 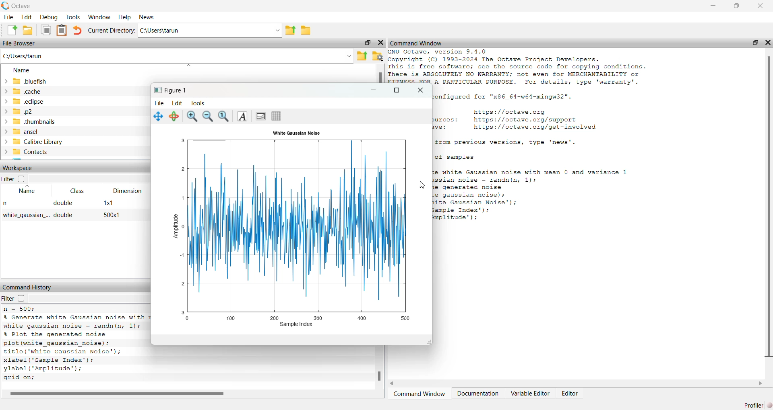 I want to click on zoom out, so click(x=207, y=117).